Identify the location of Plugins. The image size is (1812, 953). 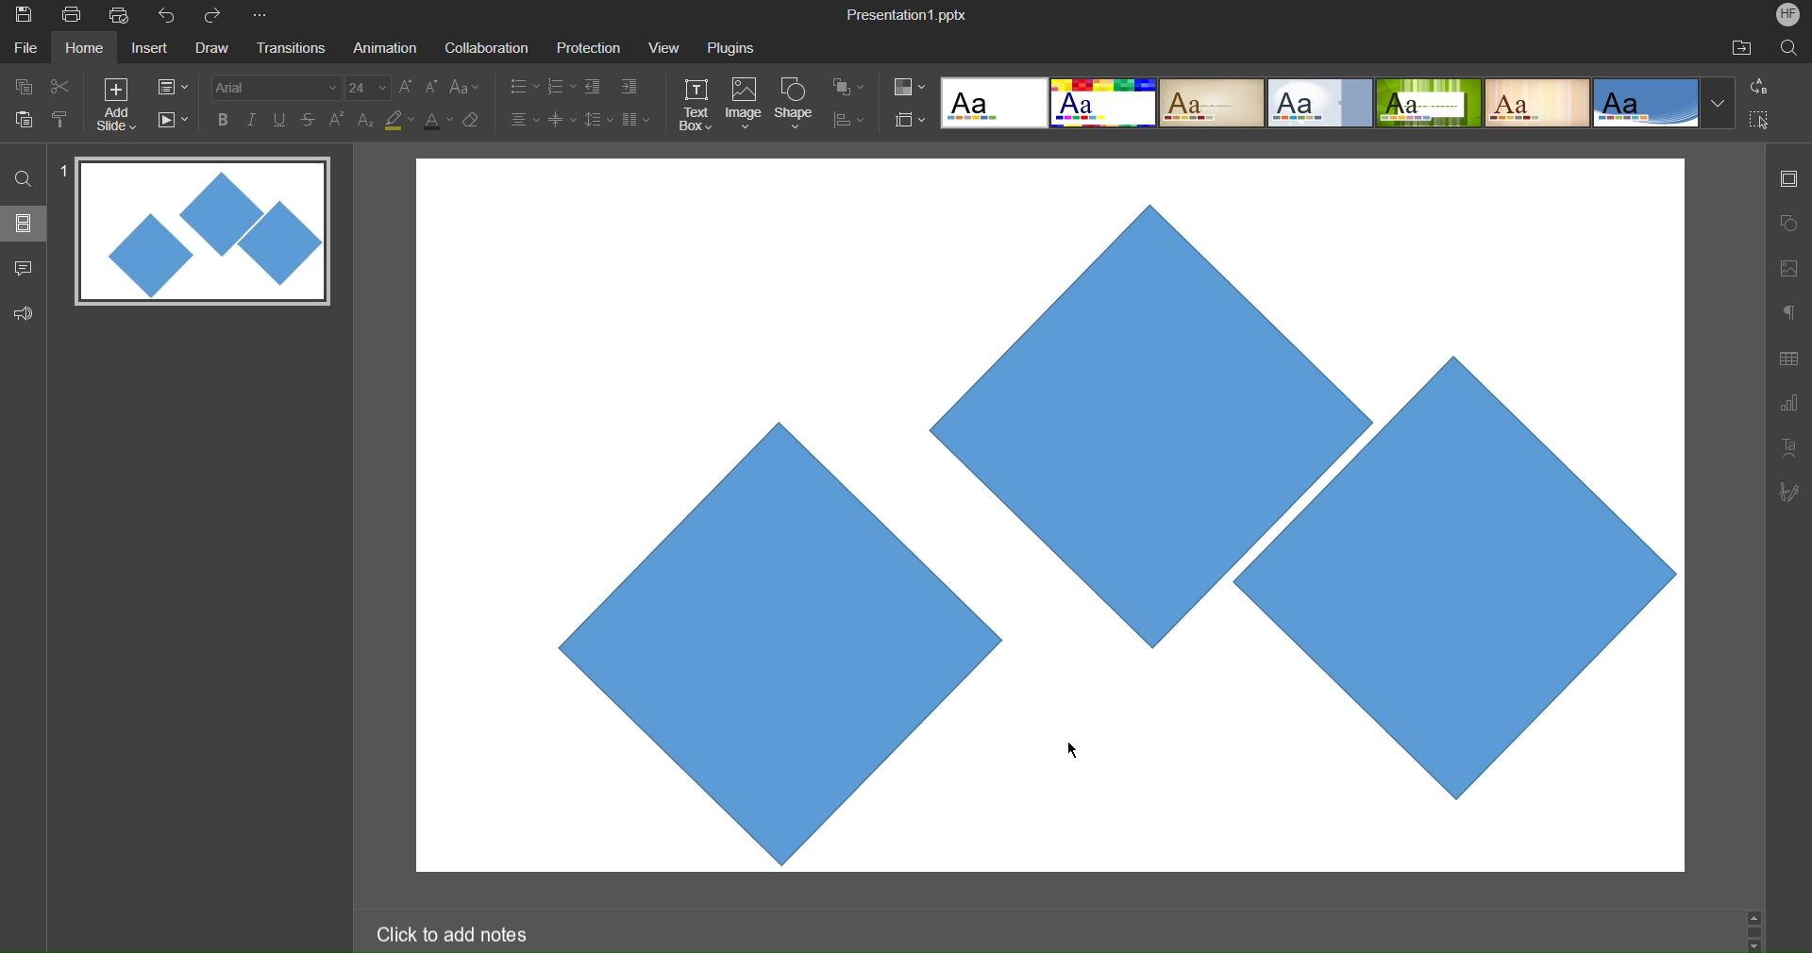
(733, 47).